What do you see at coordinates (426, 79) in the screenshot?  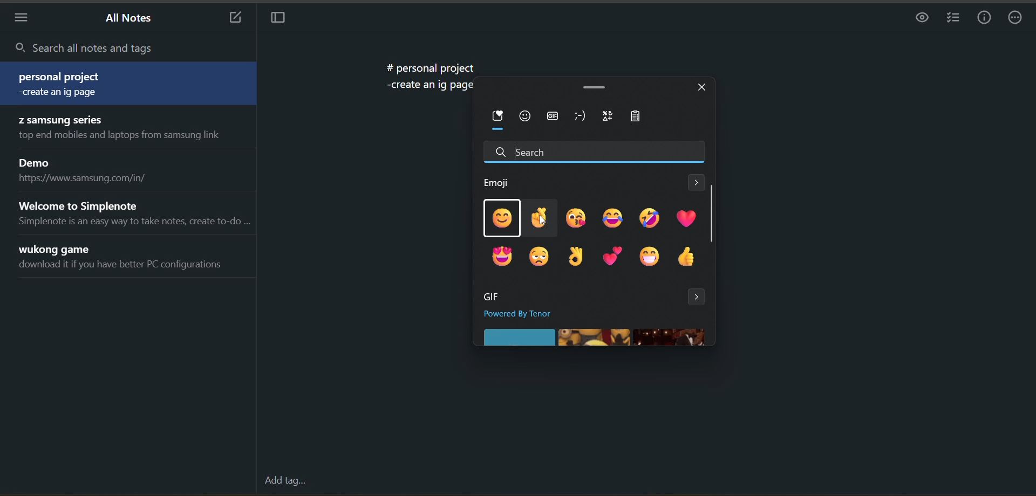 I see `# personal project
-create an ig page` at bounding box center [426, 79].